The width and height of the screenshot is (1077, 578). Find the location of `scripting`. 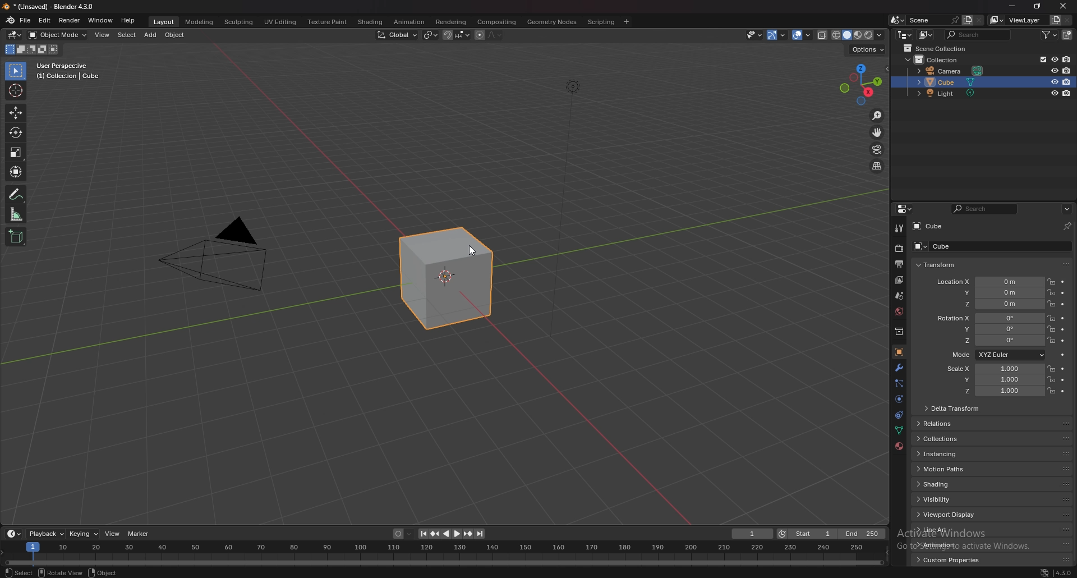

scripting is located at coordinates (600, 22).